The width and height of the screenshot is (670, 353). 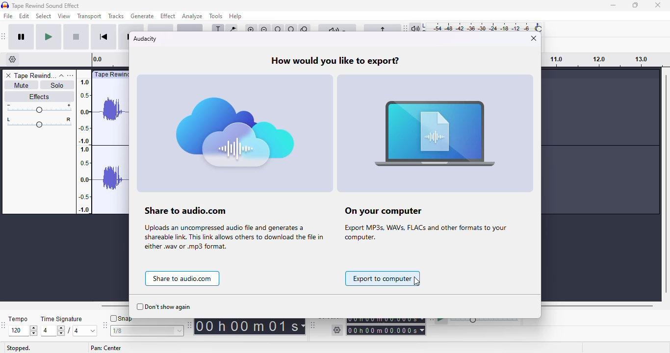 What do you see at coordinates (168, 16) in the screenshot?
I see `effect` at bounding box center [168, 16].